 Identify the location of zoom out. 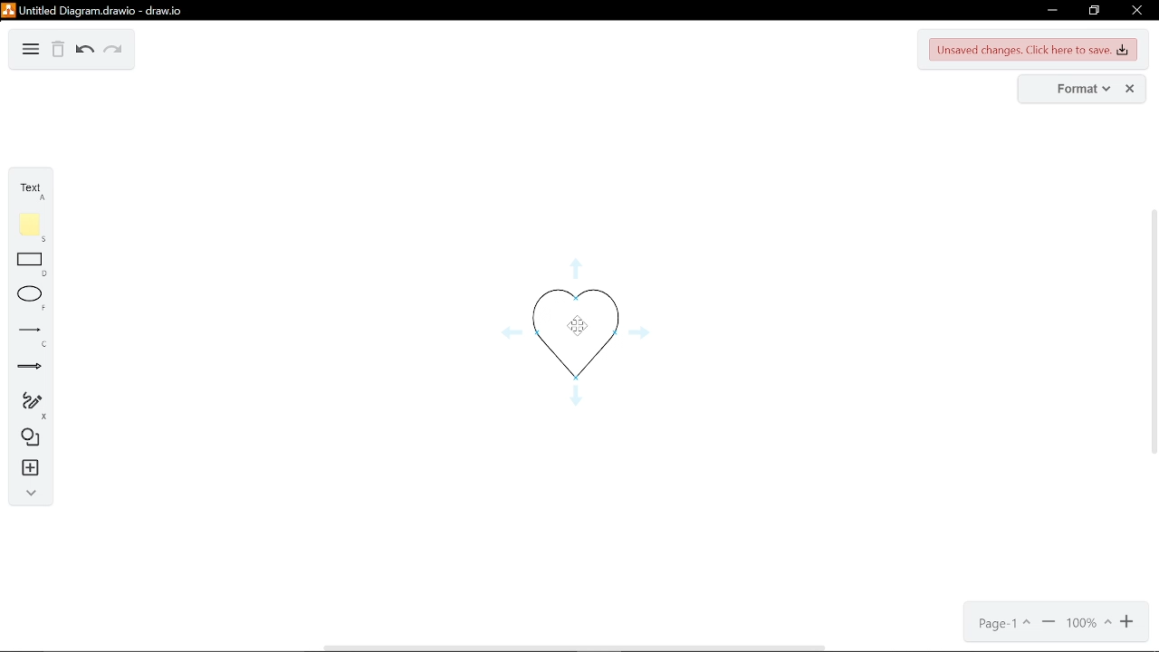
(1049, 623).